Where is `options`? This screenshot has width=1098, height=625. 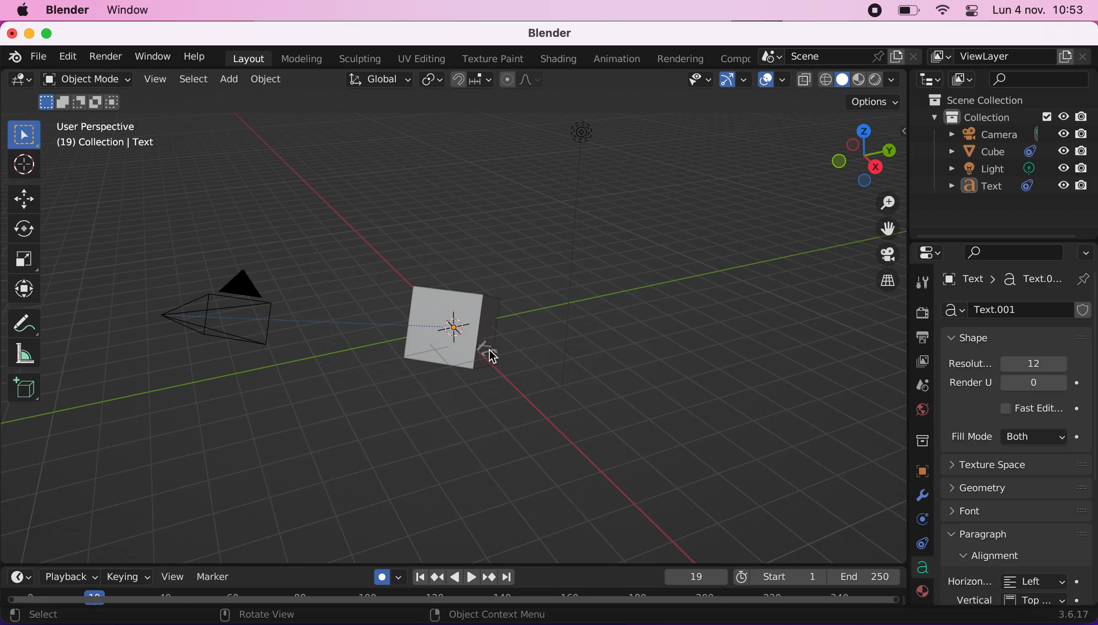
options is located at coordinates (1086, 250).